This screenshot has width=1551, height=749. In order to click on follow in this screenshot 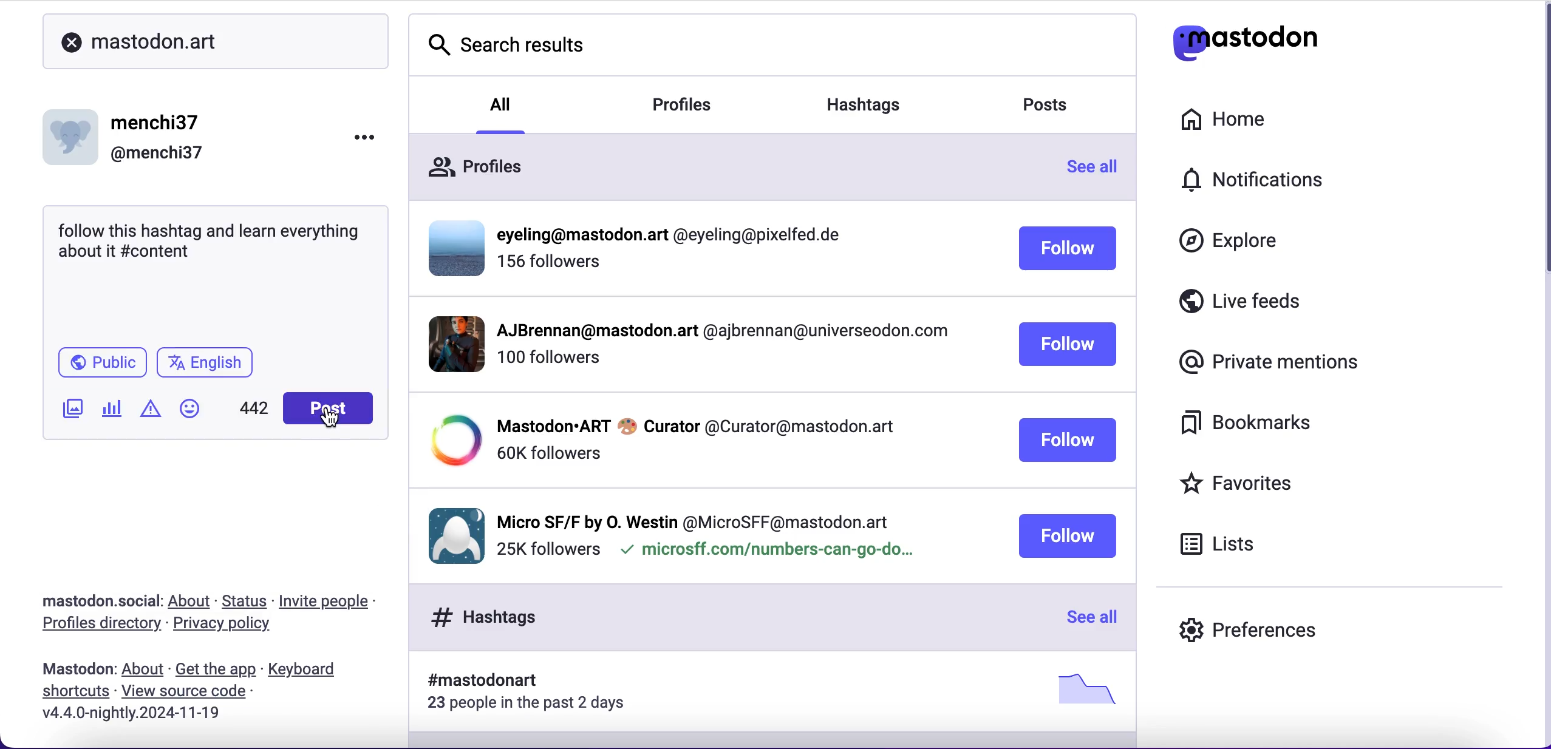, I will do `click(1066, 536)`.